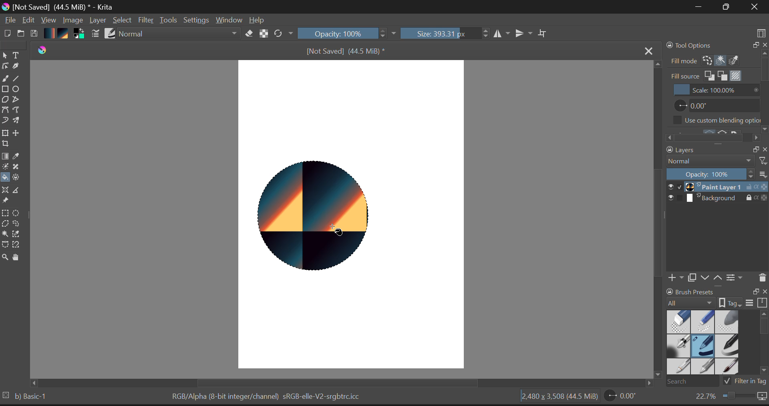  Describe the element at coordinates (95, 34) in the screenshot. I see `Brush Stroke Settings` at that location.